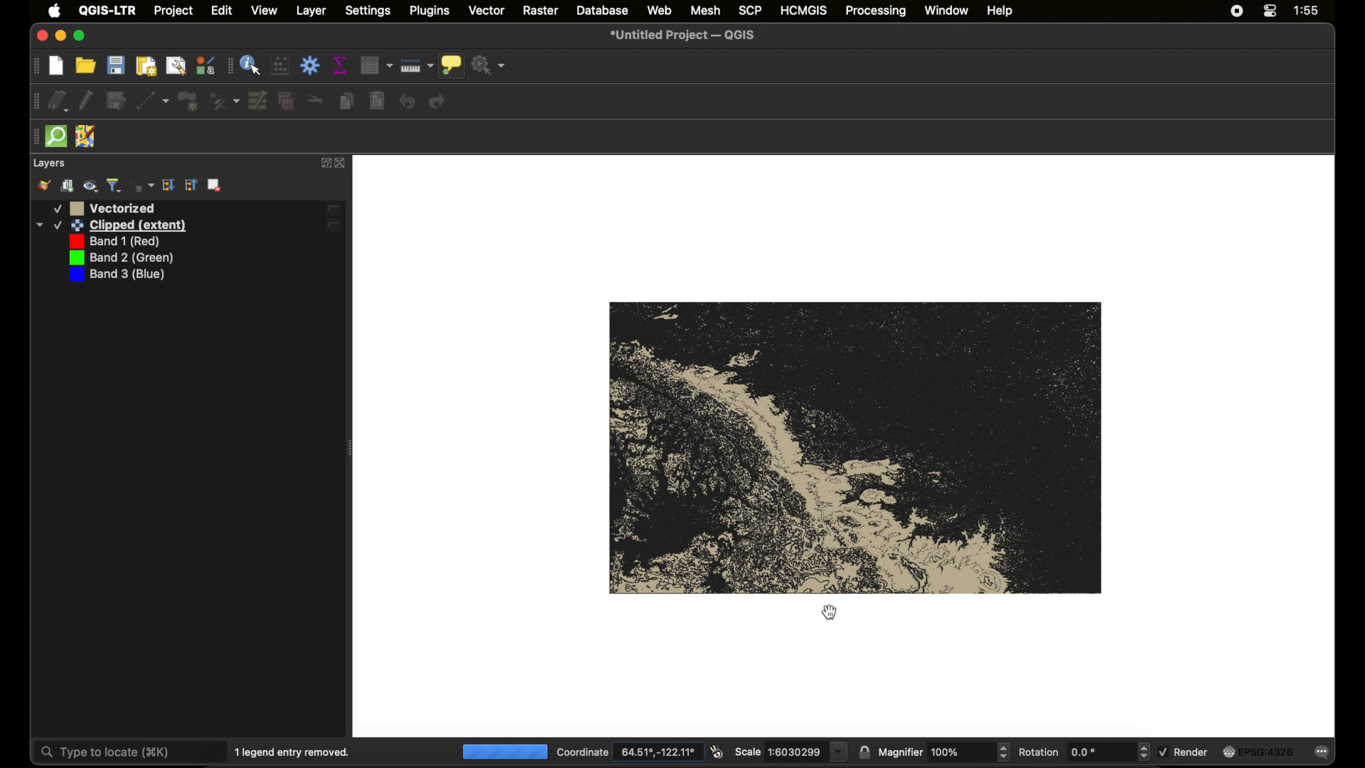 The height and width of the screenshot is (768, 1365). Describe the element at coordinates (747, 9) in the screenshot. I see `scp` at that location.